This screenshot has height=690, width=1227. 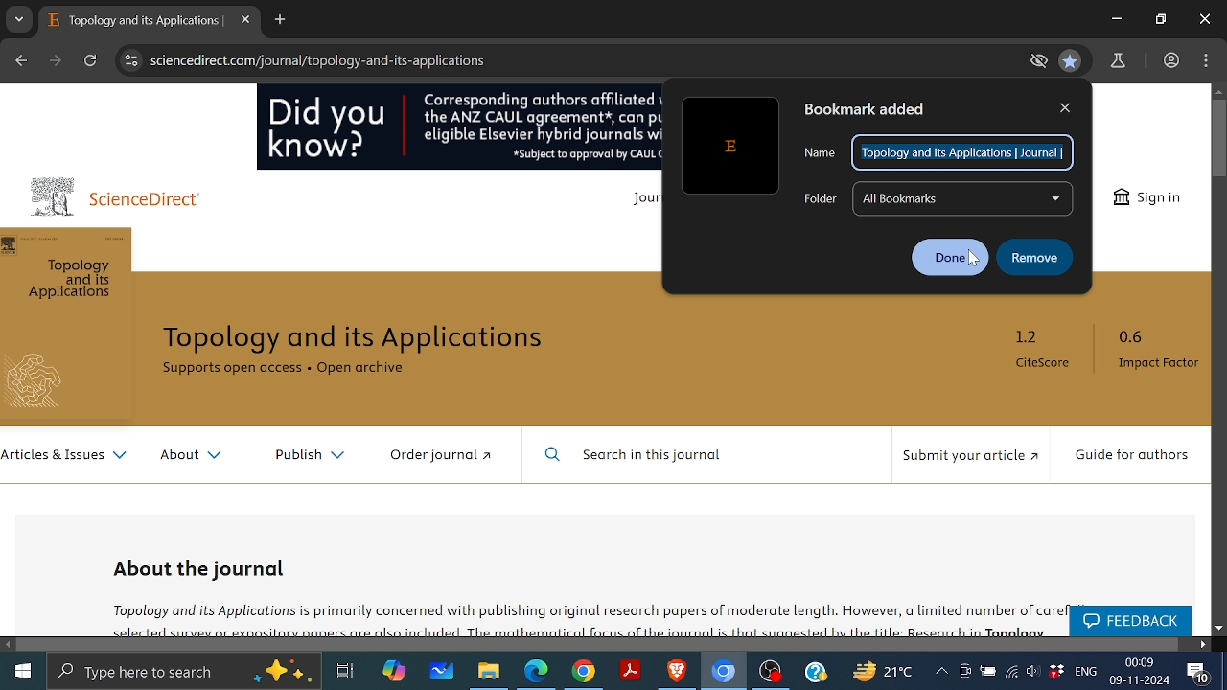 I want to click on Corresponding authors affiliated with institutions in

the ANZ CAUL agreement, can publish open access in

eligible Elsevier hybrid journals without paying an APC
“Subject to approval by CAUL Consortium agreement partner, so click(x=540, y=127).